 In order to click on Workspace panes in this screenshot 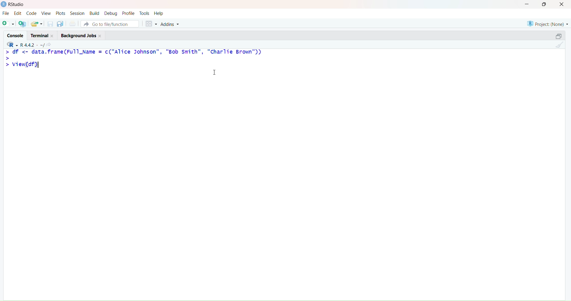, I will do `click(151, 24)`.